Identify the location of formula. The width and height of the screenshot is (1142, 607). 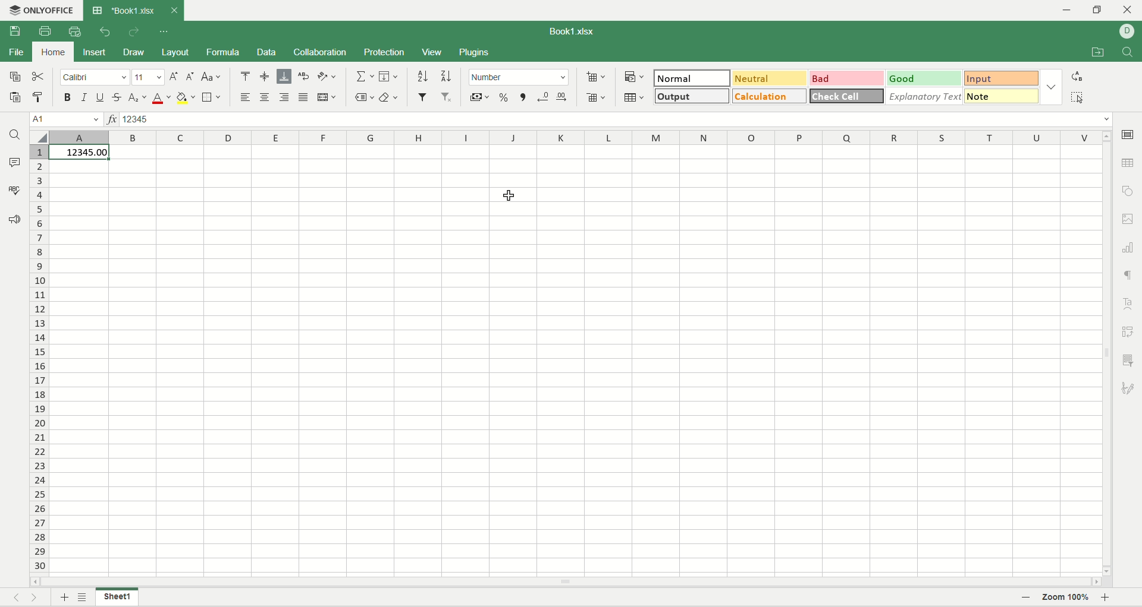
(224, 53).